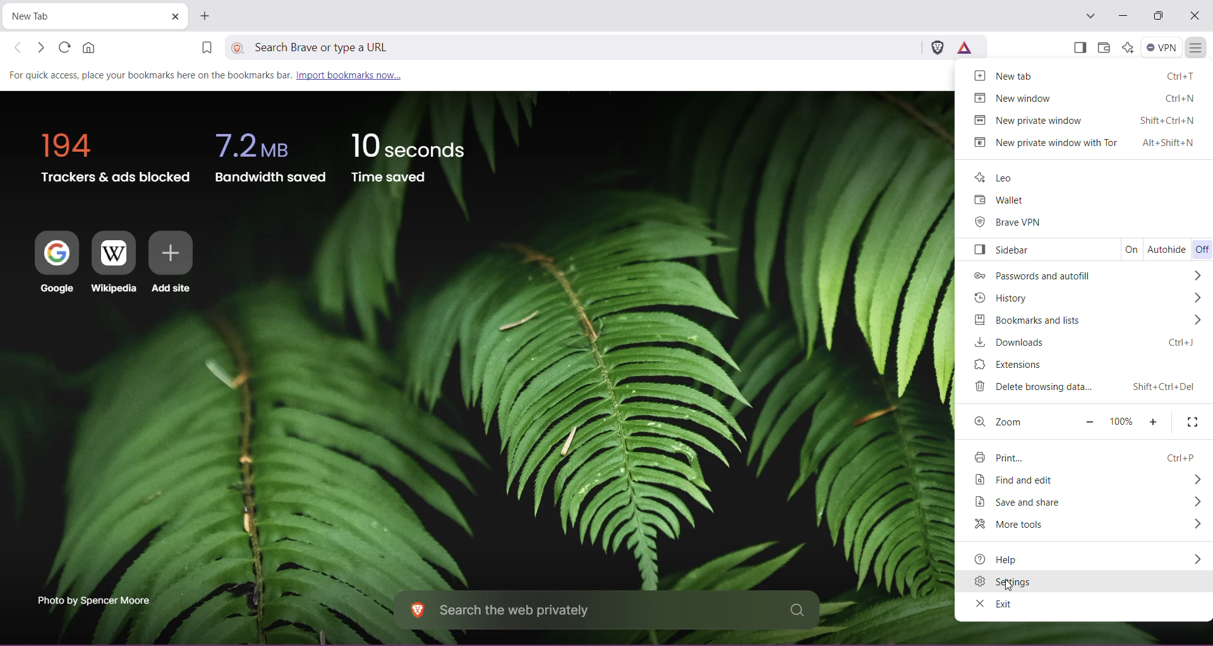 The width and height of the screenshot is (1213, 646). What do you see at coordinates (1000, 421) in the screenshot?
I see `Zoom` at bounding box center [1000, 421].